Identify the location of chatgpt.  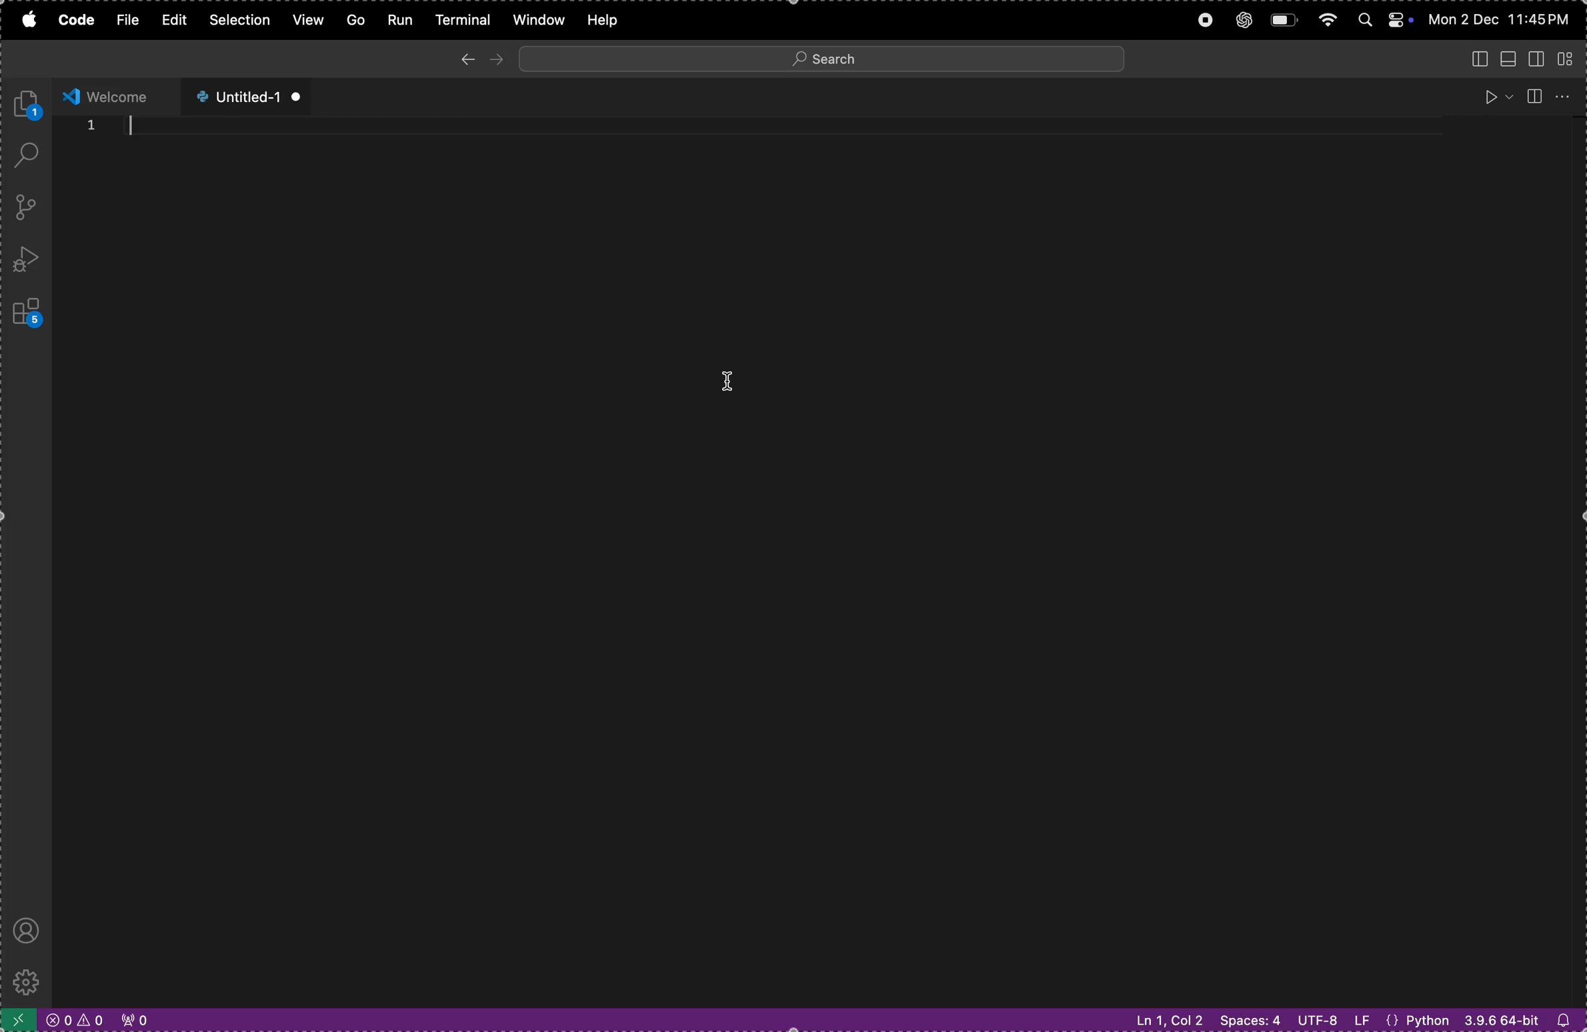
(1245, 19).